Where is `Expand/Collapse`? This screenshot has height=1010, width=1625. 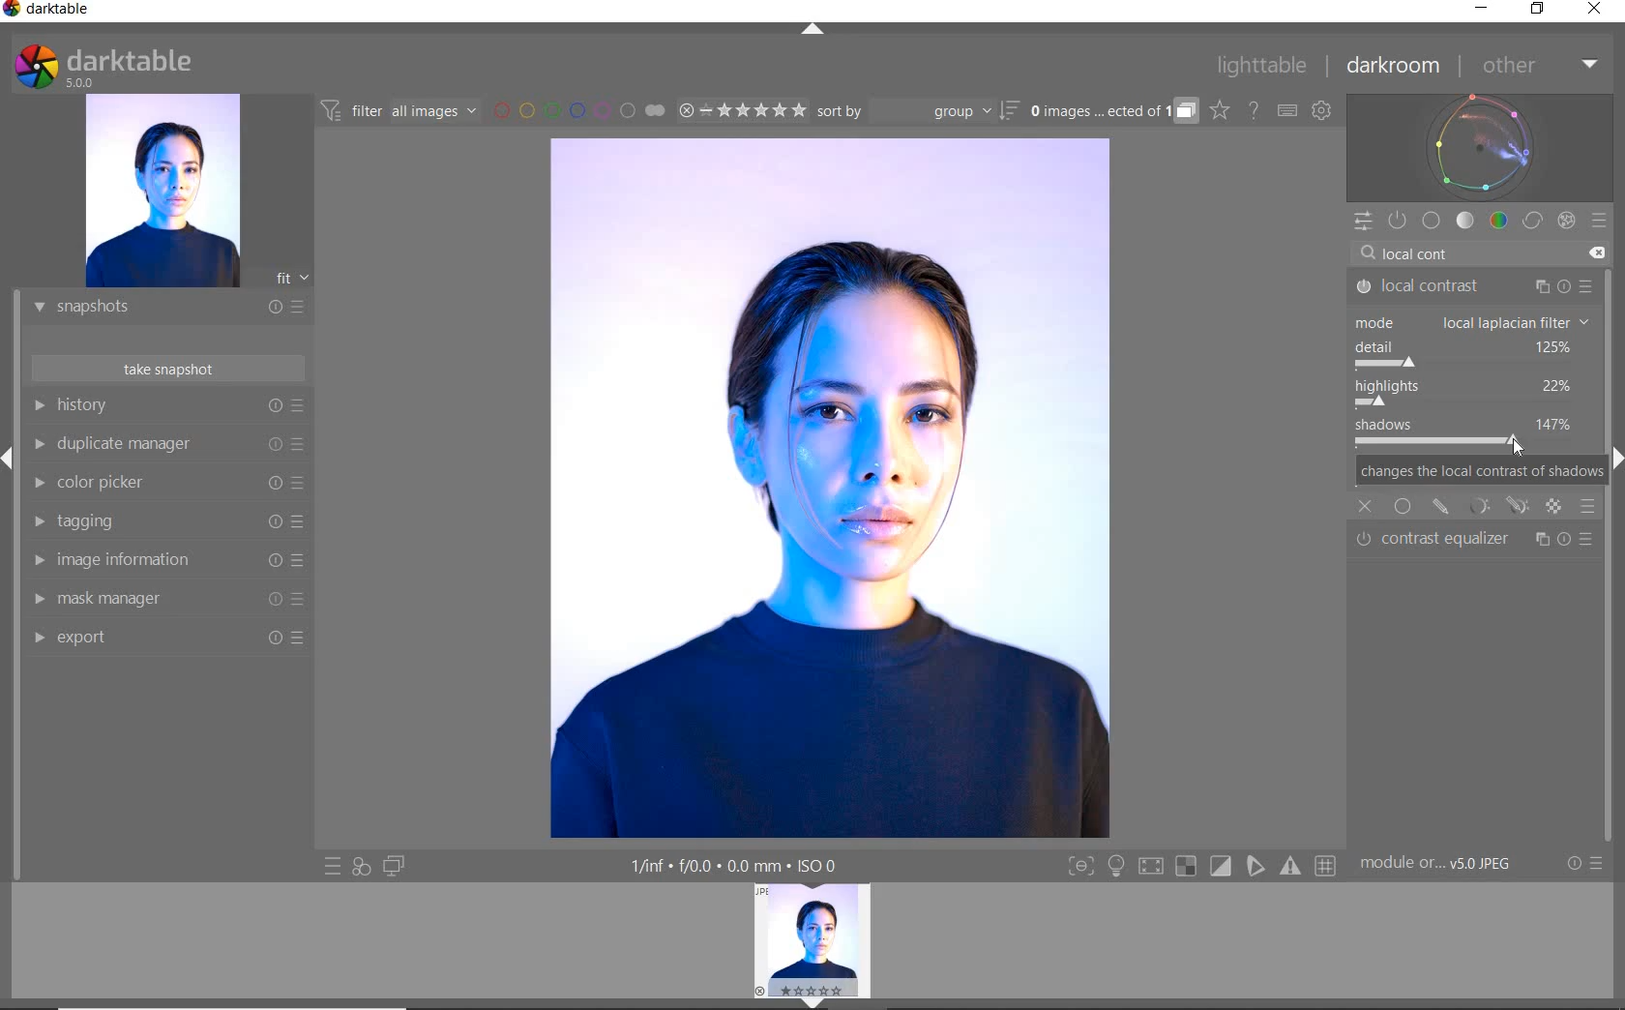
Expand/Collapse is located at coordinates (10, 459).